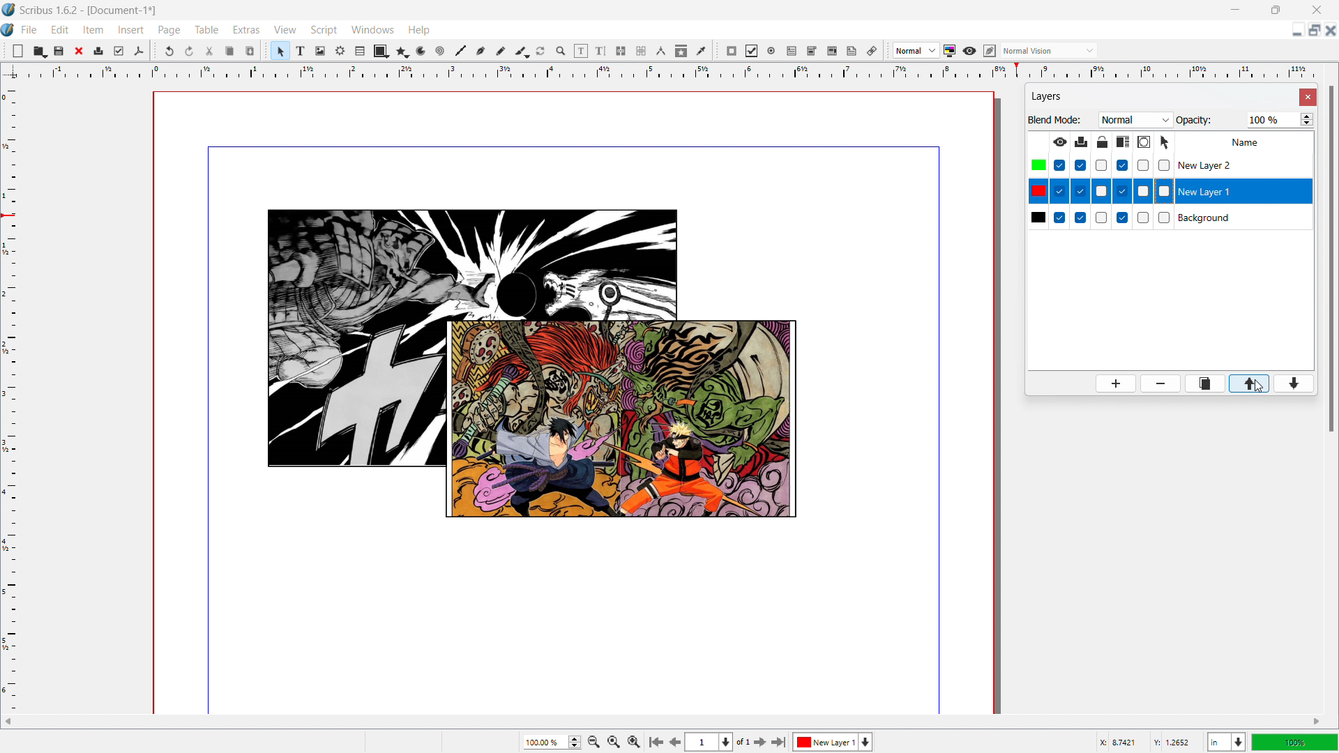 The image size is (1339, 753). I want to click on scroll left, so click(9, 721).